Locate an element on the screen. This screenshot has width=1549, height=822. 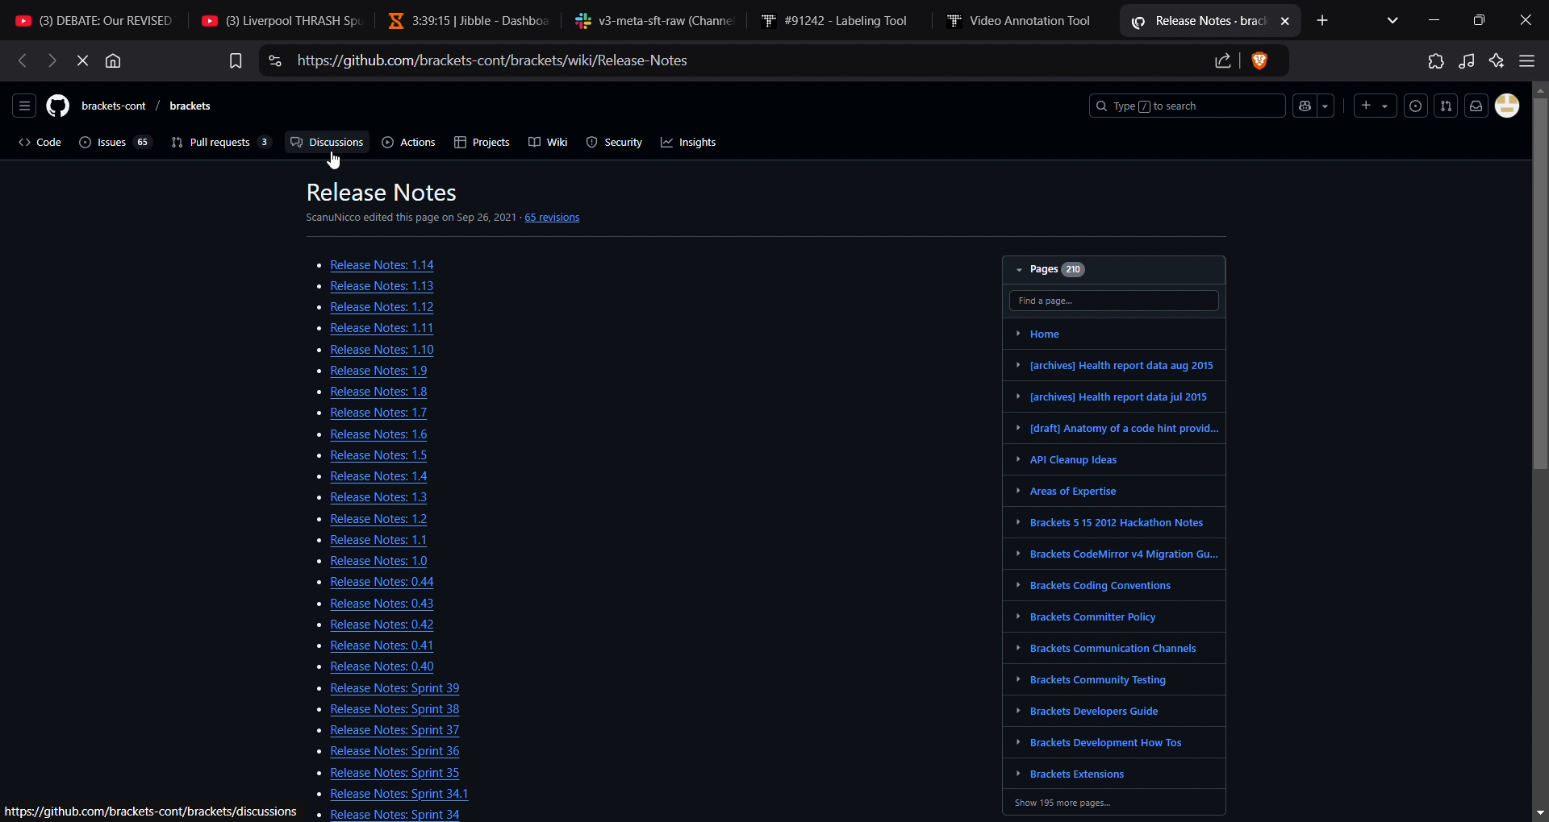
e Release Notes: 1.14 is located at coordinates (376, 264).